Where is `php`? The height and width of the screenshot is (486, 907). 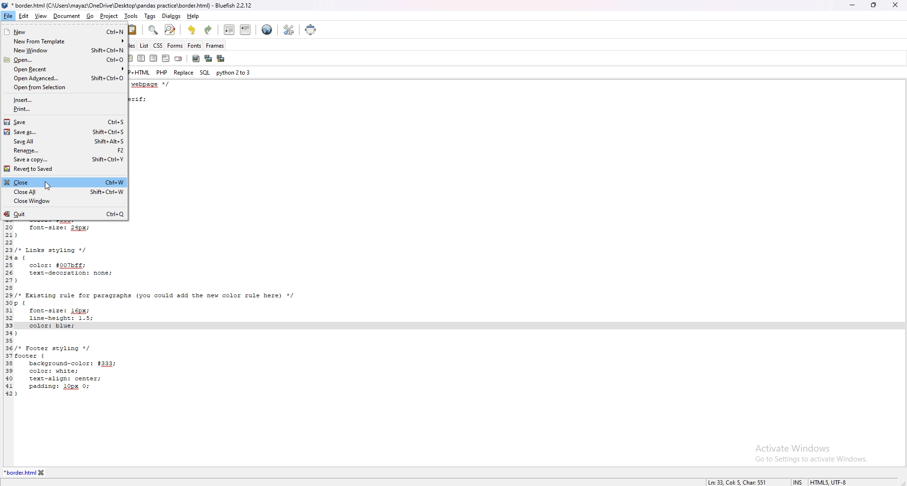
php is located at coordinates (163, 72).